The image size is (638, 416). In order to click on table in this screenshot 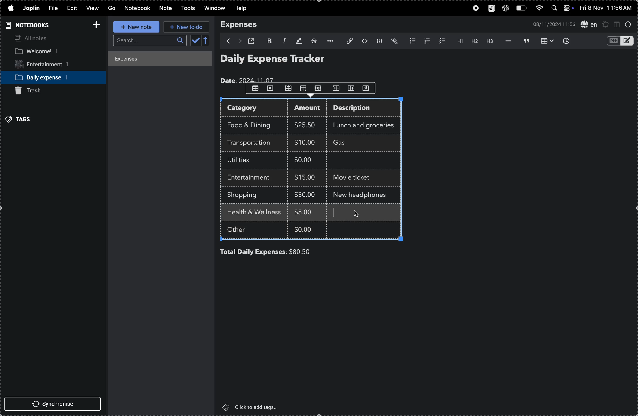, I will do `click(255, 88)`.